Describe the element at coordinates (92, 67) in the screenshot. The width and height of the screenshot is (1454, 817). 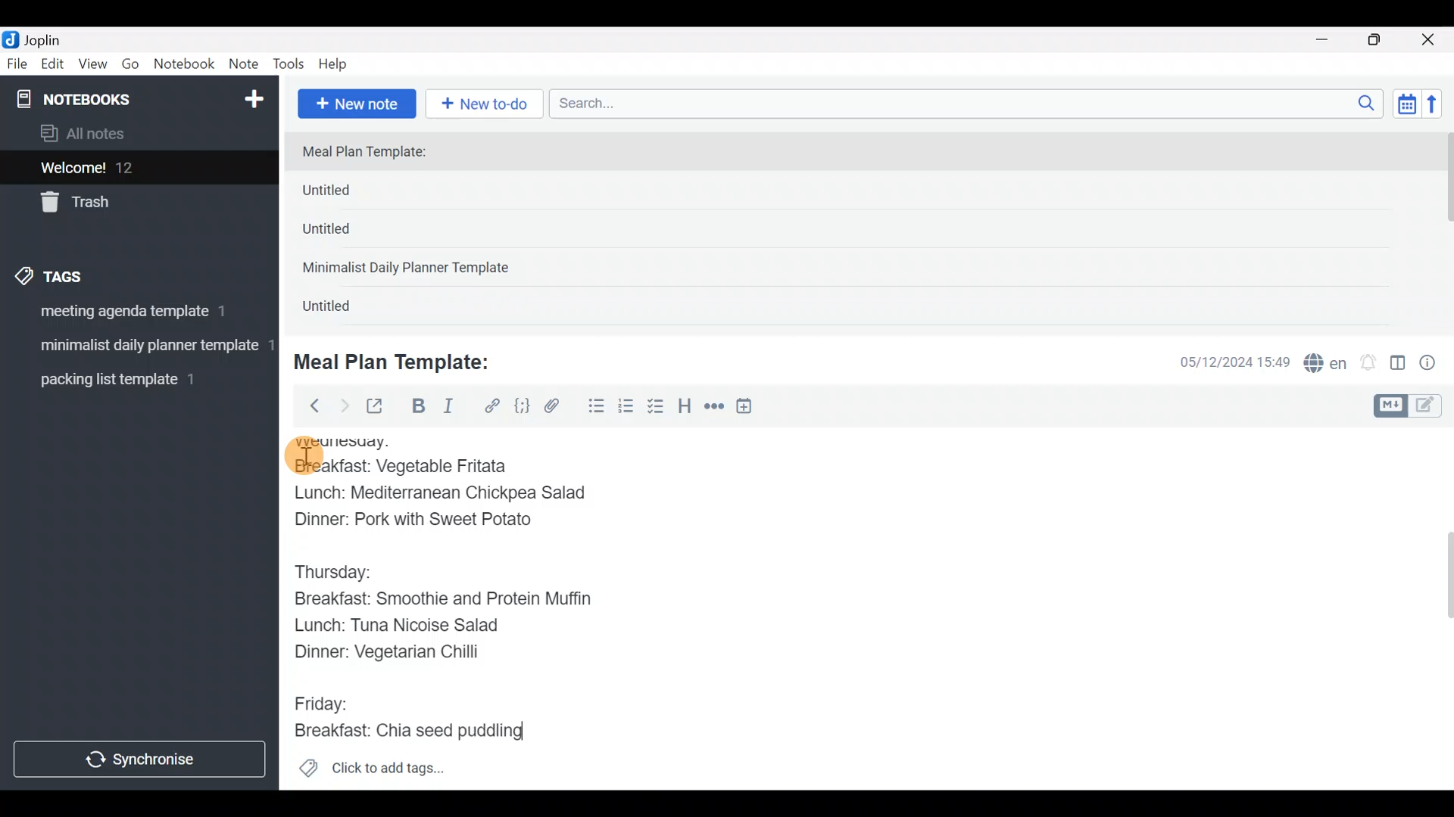
I see `View` at that location.